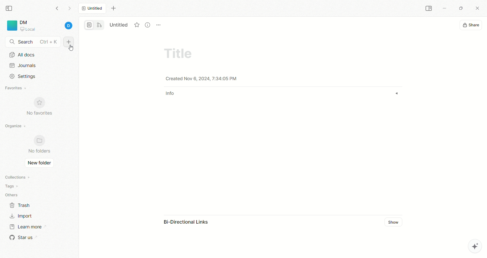 The image size is (487, 258). What do you see at coordinates (472, 24) in the screenshot?
I see `share` at bounding box center [472, 24].